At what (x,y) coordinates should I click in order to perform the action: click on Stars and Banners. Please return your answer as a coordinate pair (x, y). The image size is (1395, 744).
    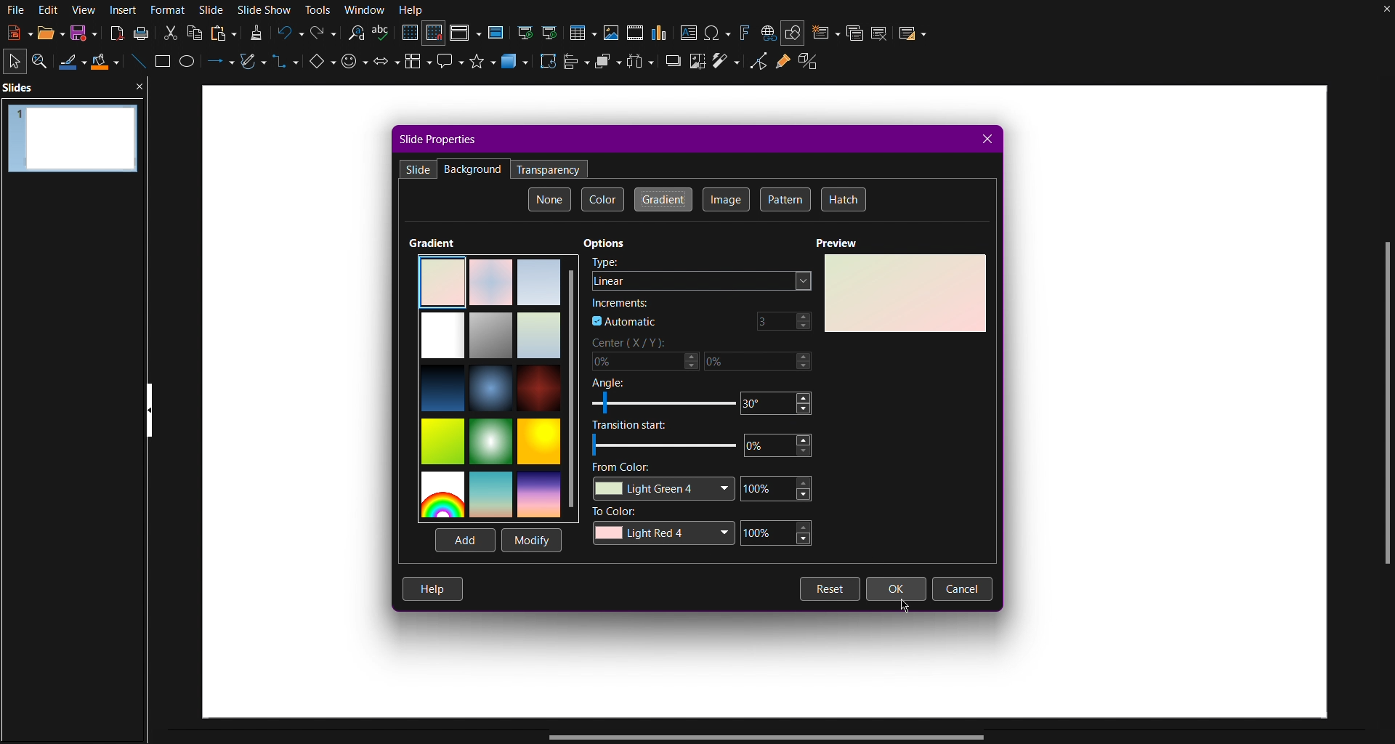
    Looking at the image, I should click on (483, 66).